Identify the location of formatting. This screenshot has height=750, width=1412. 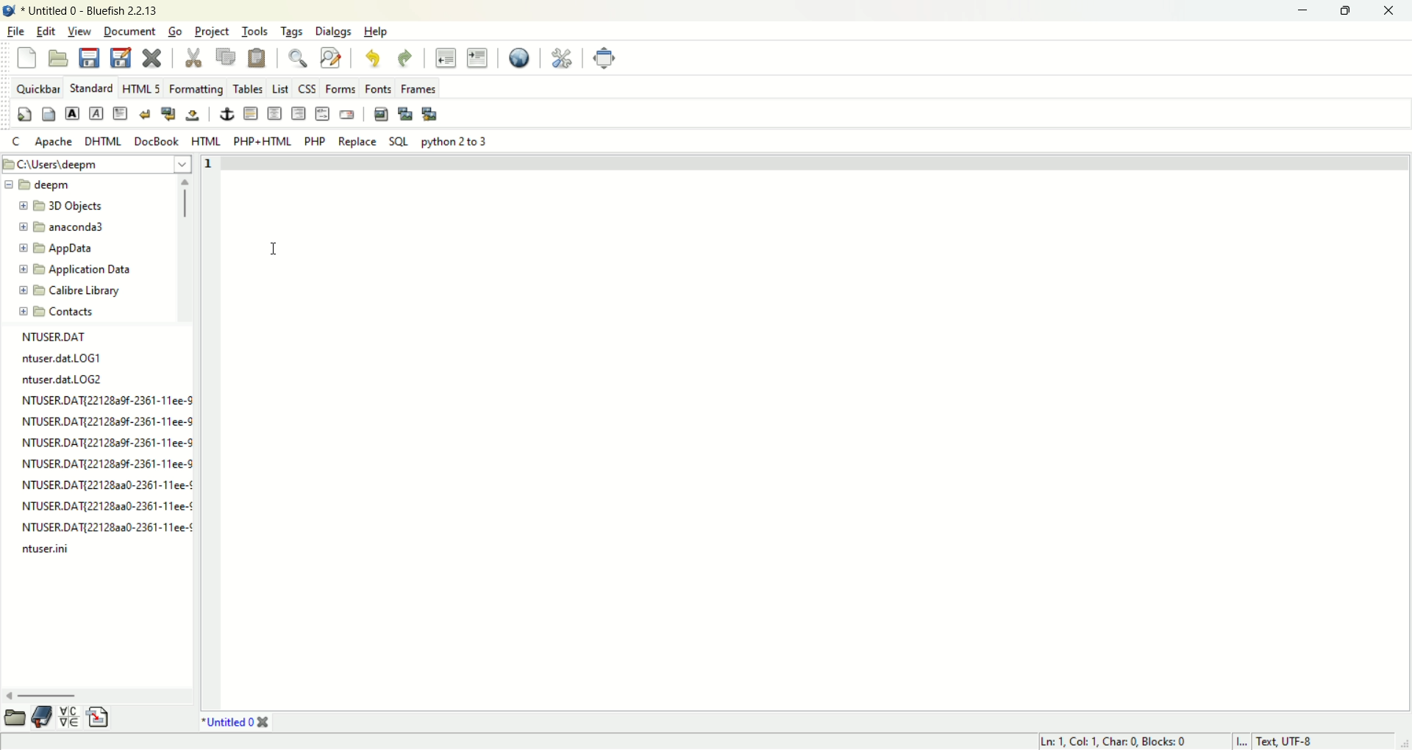
(196, 88).